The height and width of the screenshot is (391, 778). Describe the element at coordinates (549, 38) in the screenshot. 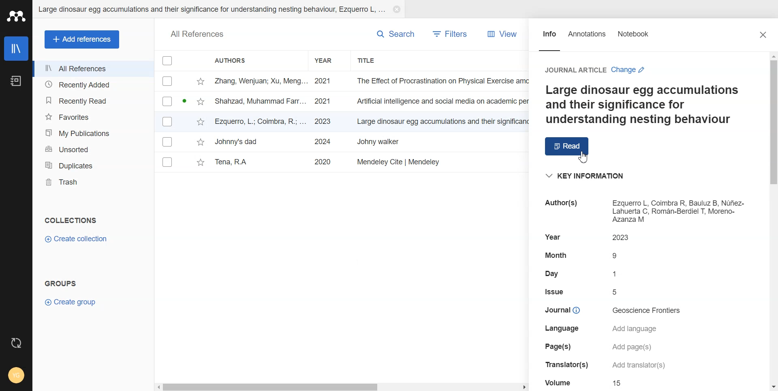

I see `Info` at that location.